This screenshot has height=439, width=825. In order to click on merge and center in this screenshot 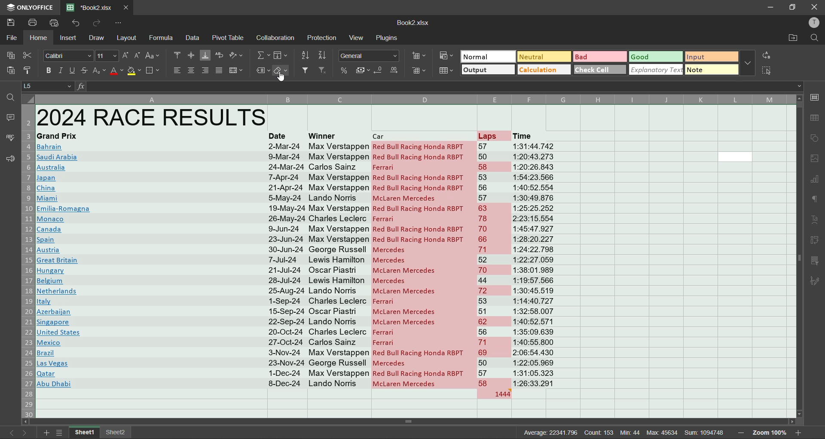, I will do `click(236, 70)`.